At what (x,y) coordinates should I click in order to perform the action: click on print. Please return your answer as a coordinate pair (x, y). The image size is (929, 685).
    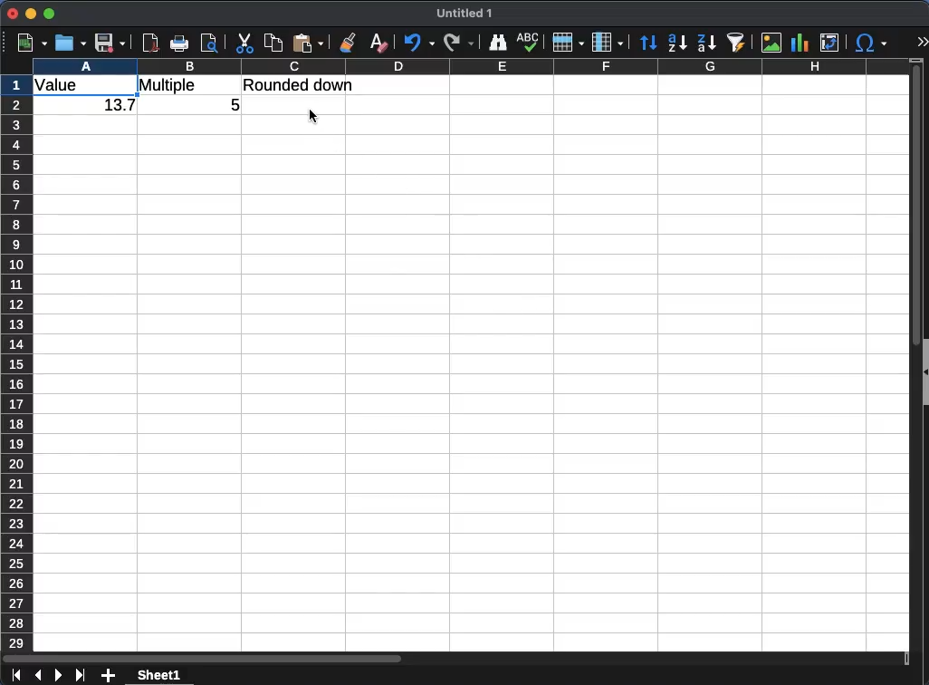
    Looking at the image, I should click on (179, 43).